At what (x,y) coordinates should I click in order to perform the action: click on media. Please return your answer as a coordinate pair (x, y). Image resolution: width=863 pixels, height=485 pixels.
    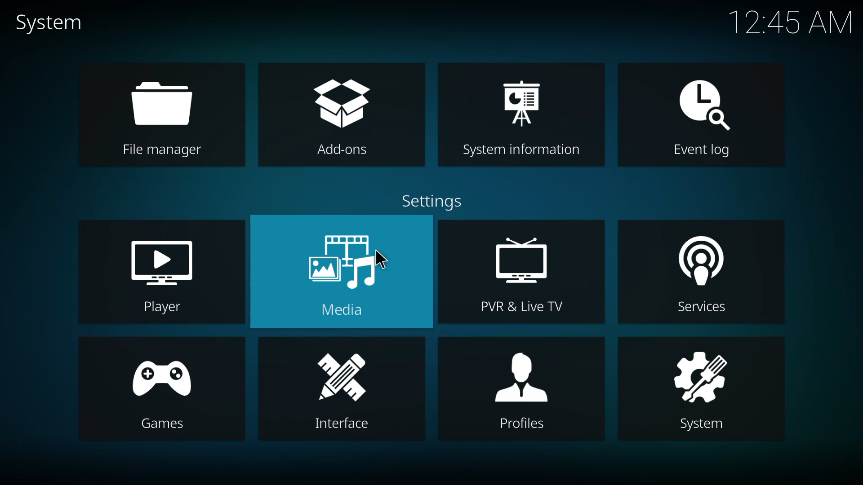
    Looking at the image, I should click on (340, 269).